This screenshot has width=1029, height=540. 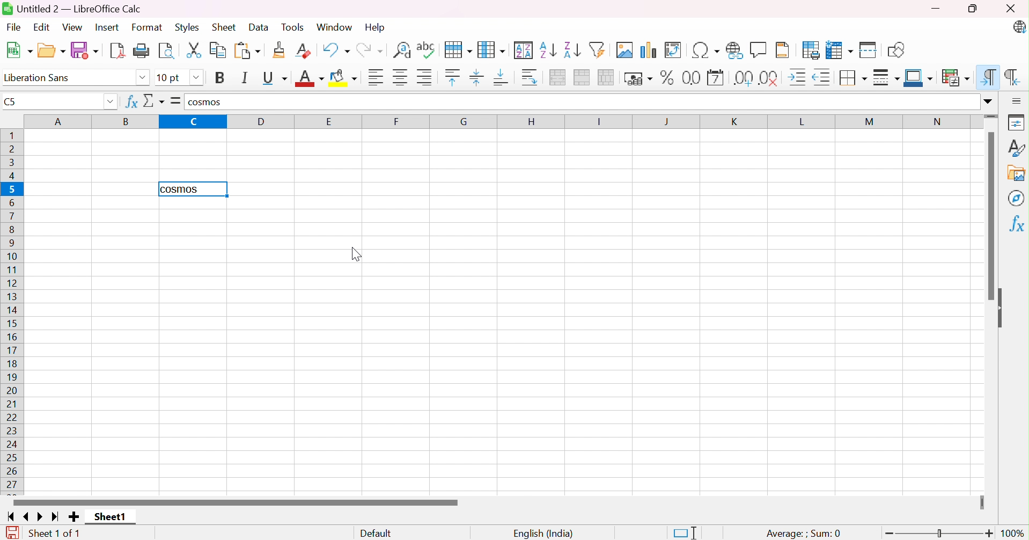 I want to click on Insert Comment, so click(x=758, y=49).